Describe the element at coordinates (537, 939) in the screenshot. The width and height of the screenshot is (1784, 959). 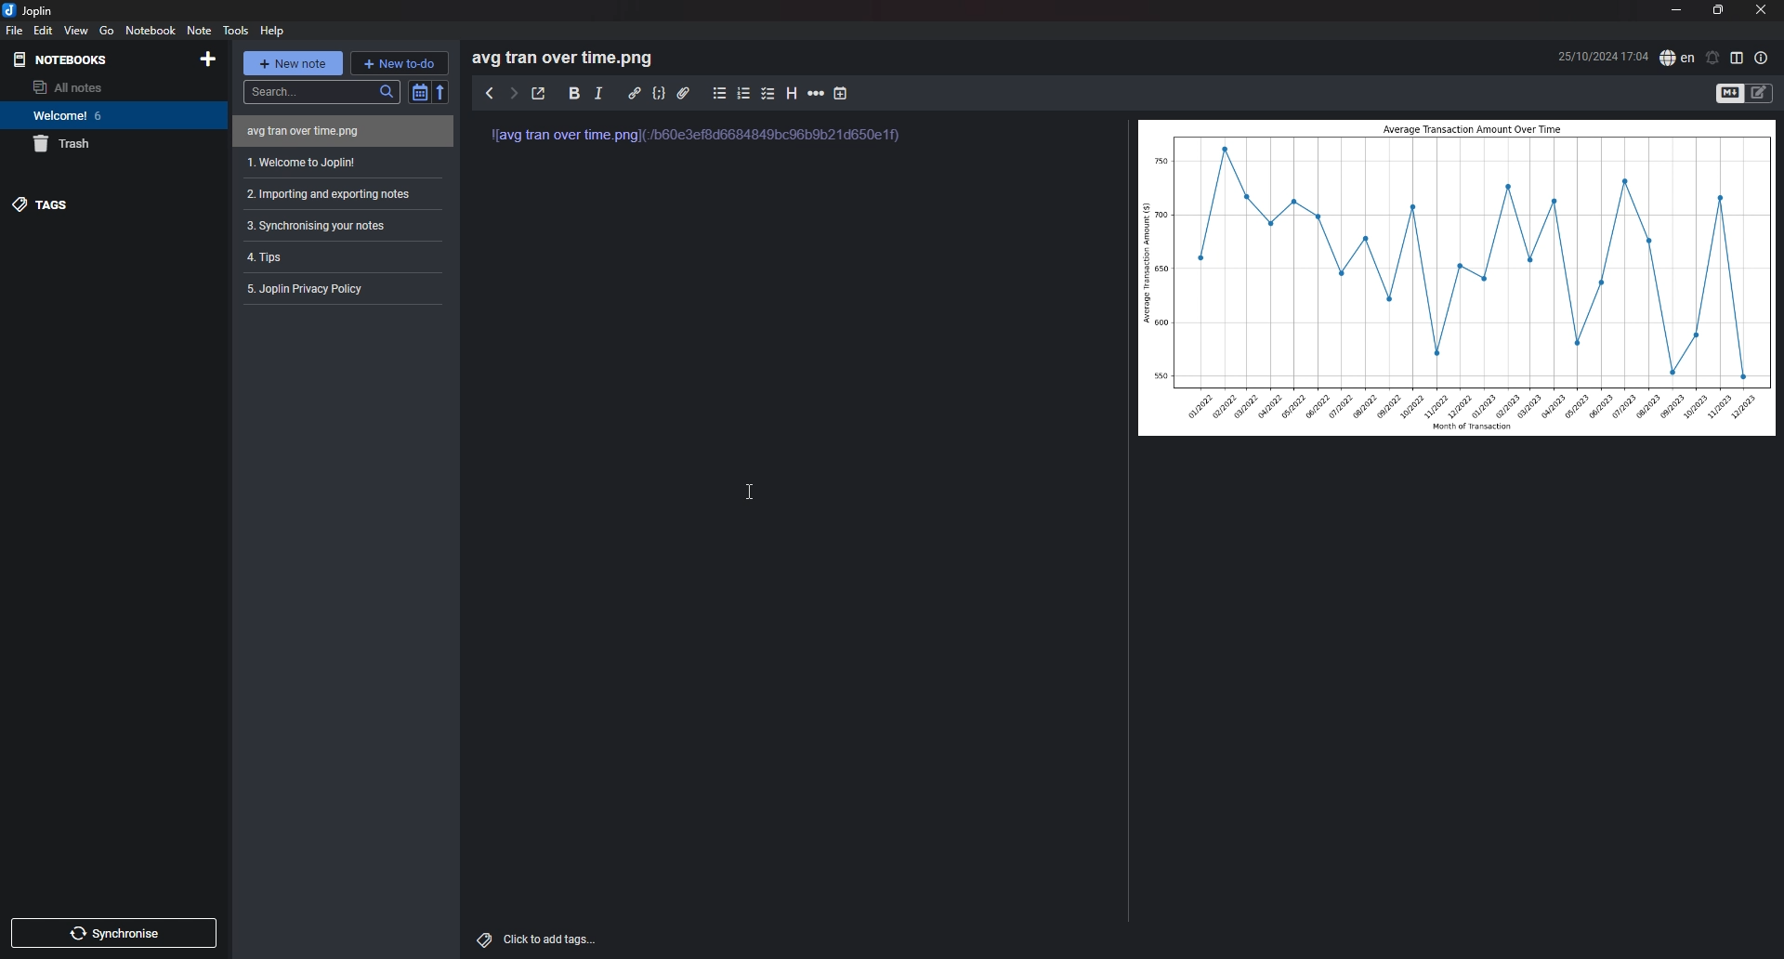
I see `click to add tags` at that location.